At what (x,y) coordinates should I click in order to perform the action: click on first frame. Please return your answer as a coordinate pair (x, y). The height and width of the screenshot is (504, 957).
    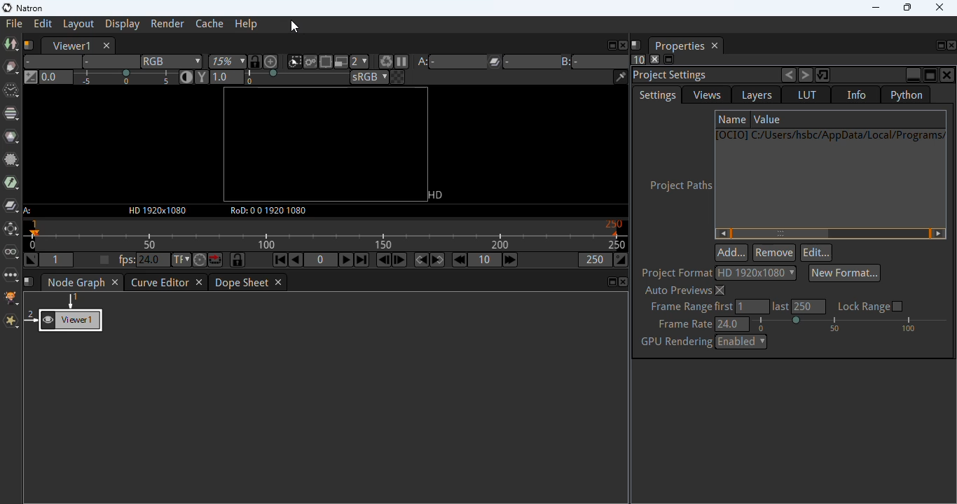
    Looking at the image, I should click on (280, 260).